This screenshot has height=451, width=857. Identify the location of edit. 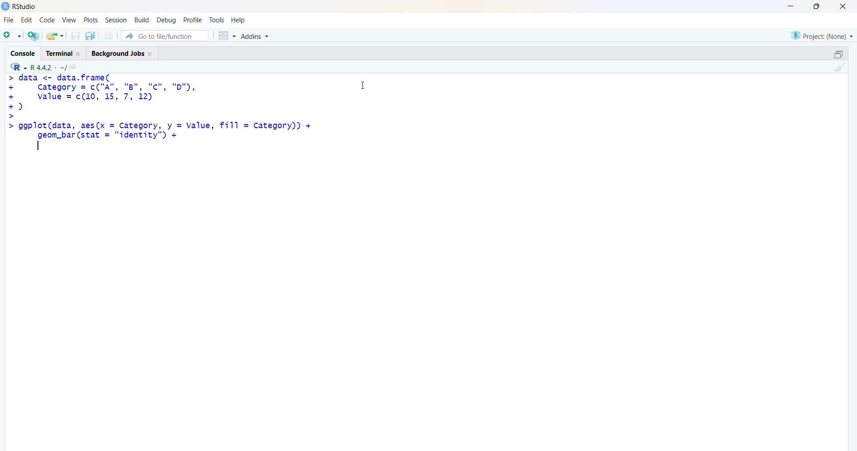
(27, 20).